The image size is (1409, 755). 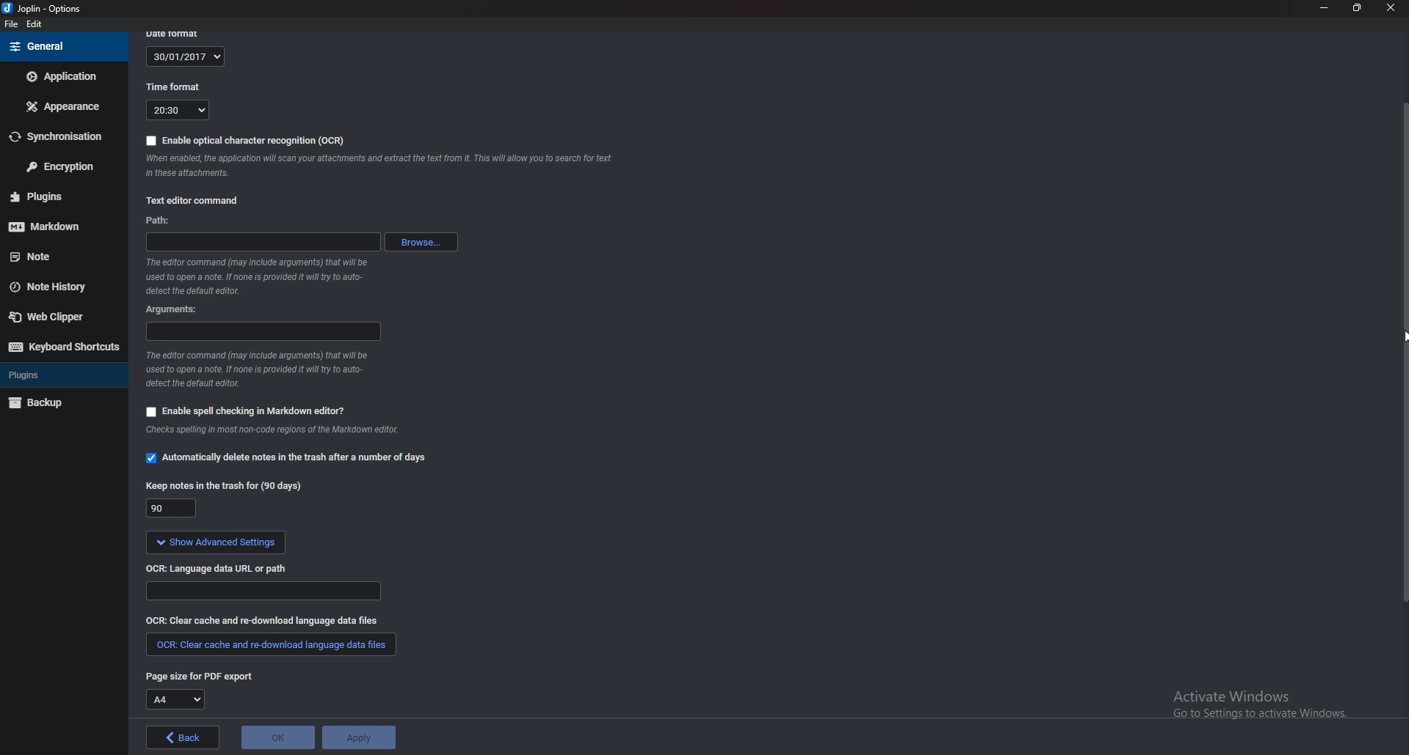 I want to click on enable OCR, so click(x=248, y=141).